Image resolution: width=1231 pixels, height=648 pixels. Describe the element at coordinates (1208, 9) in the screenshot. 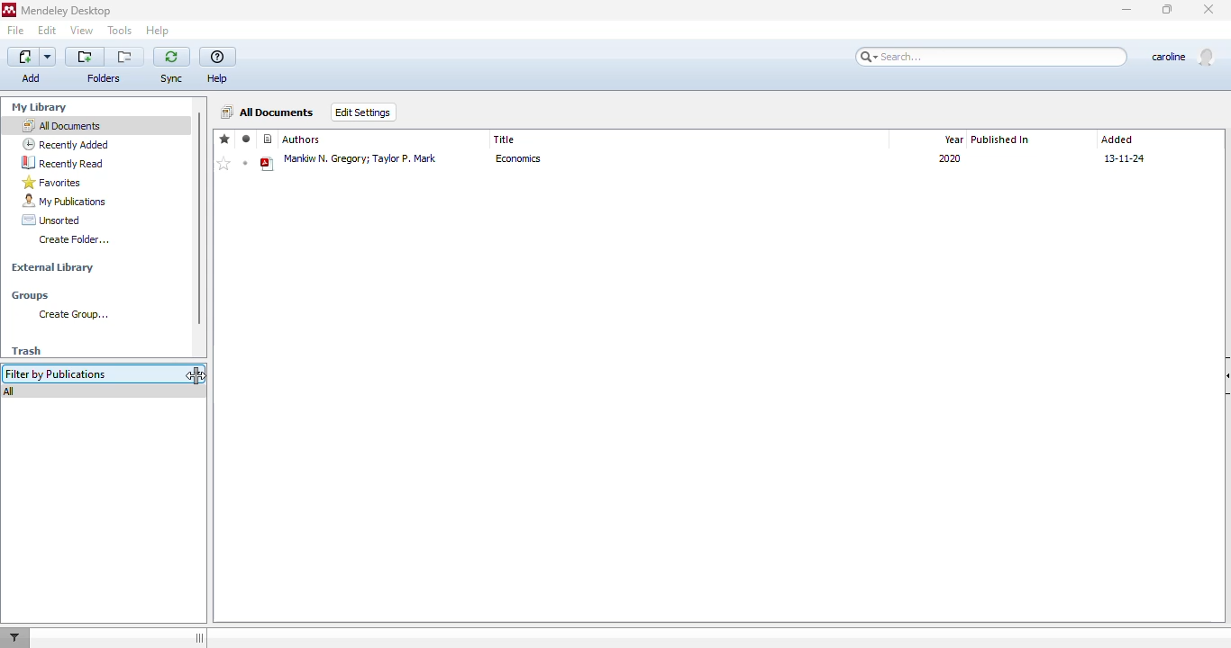

I see `close` at that location.